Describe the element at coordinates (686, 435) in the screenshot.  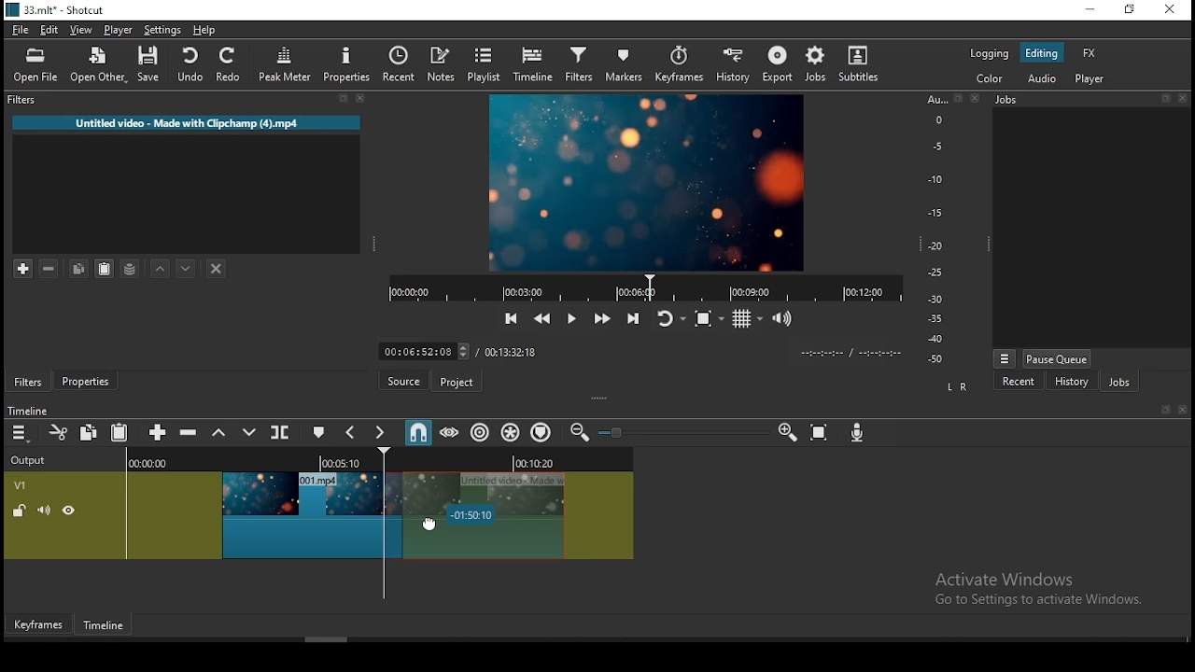
I see `zoom in or zoom out slider` at that location.